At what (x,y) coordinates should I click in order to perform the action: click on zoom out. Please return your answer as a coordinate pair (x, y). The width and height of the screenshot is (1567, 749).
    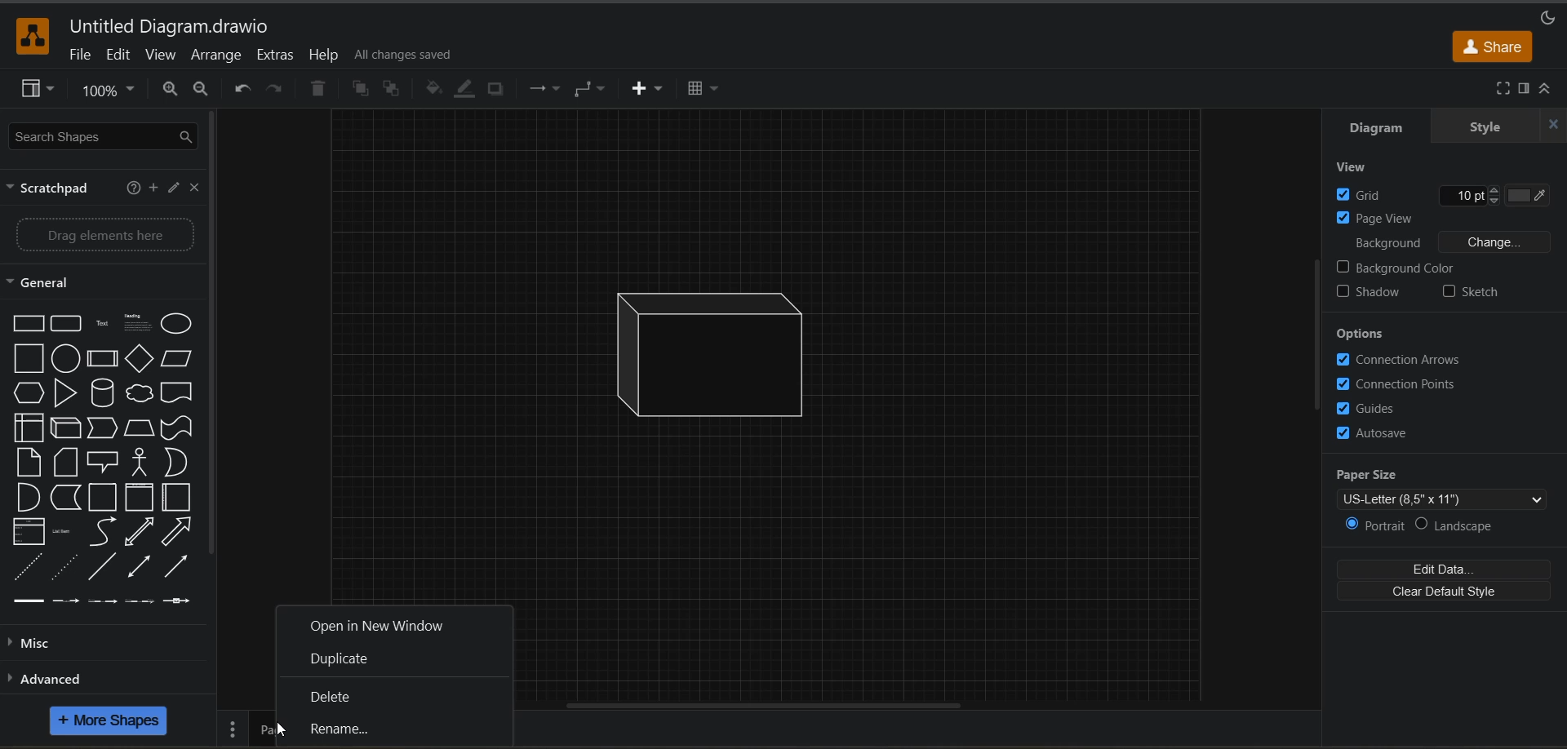
    Looking at the image, I should click on (203, 91).